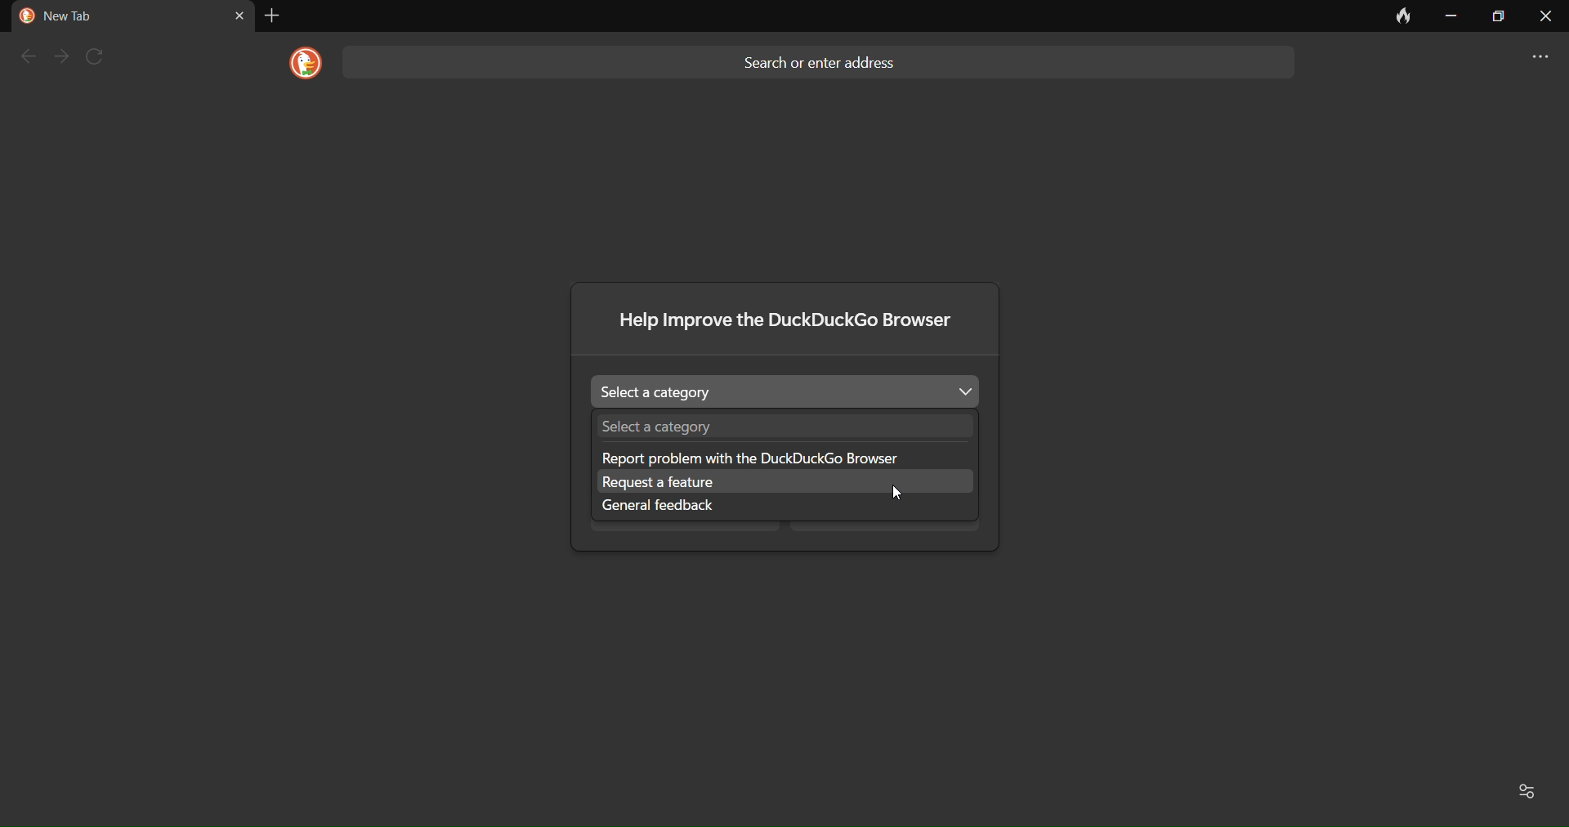 The width and height of the screenshot is (1569, 827). What do you see at coordinates (660, 484) in the screenshot?
I see `request a feature` at bounding box center [660, 484].